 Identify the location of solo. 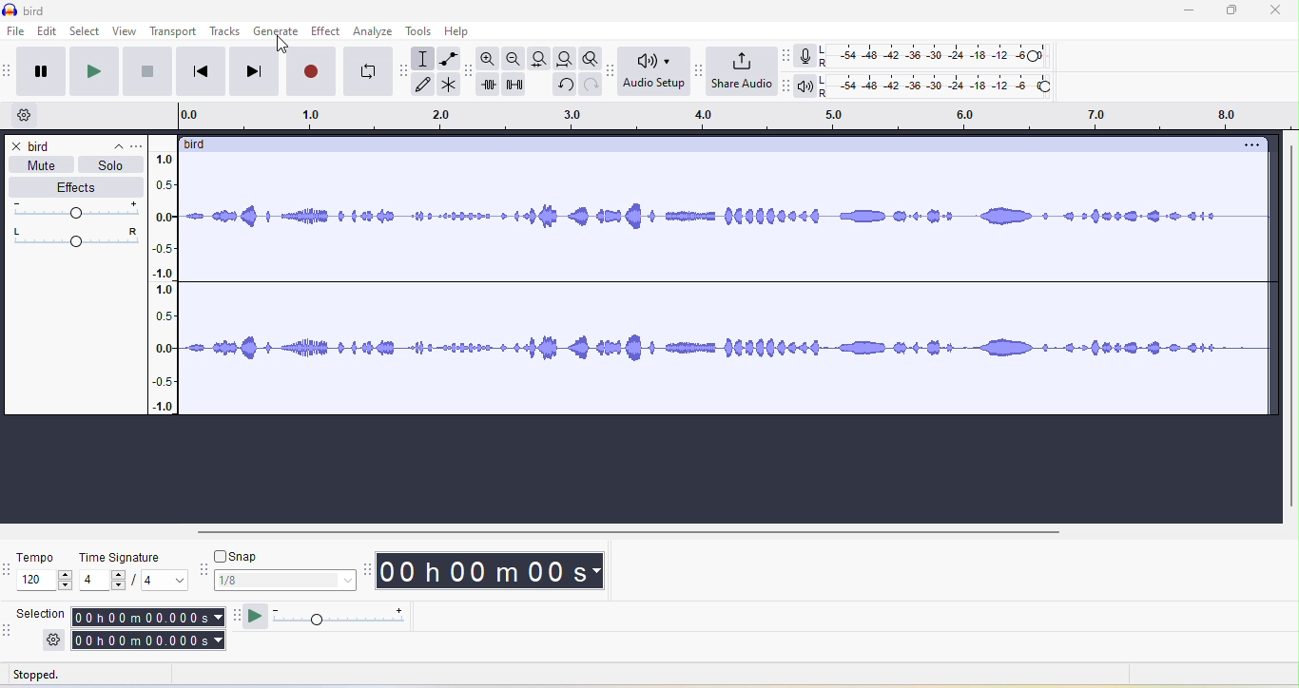
(109, 166).